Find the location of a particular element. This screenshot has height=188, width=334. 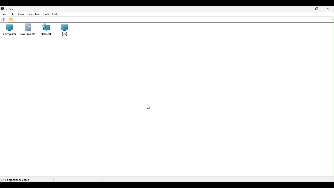

Edit is located at coordinates (12, 14).